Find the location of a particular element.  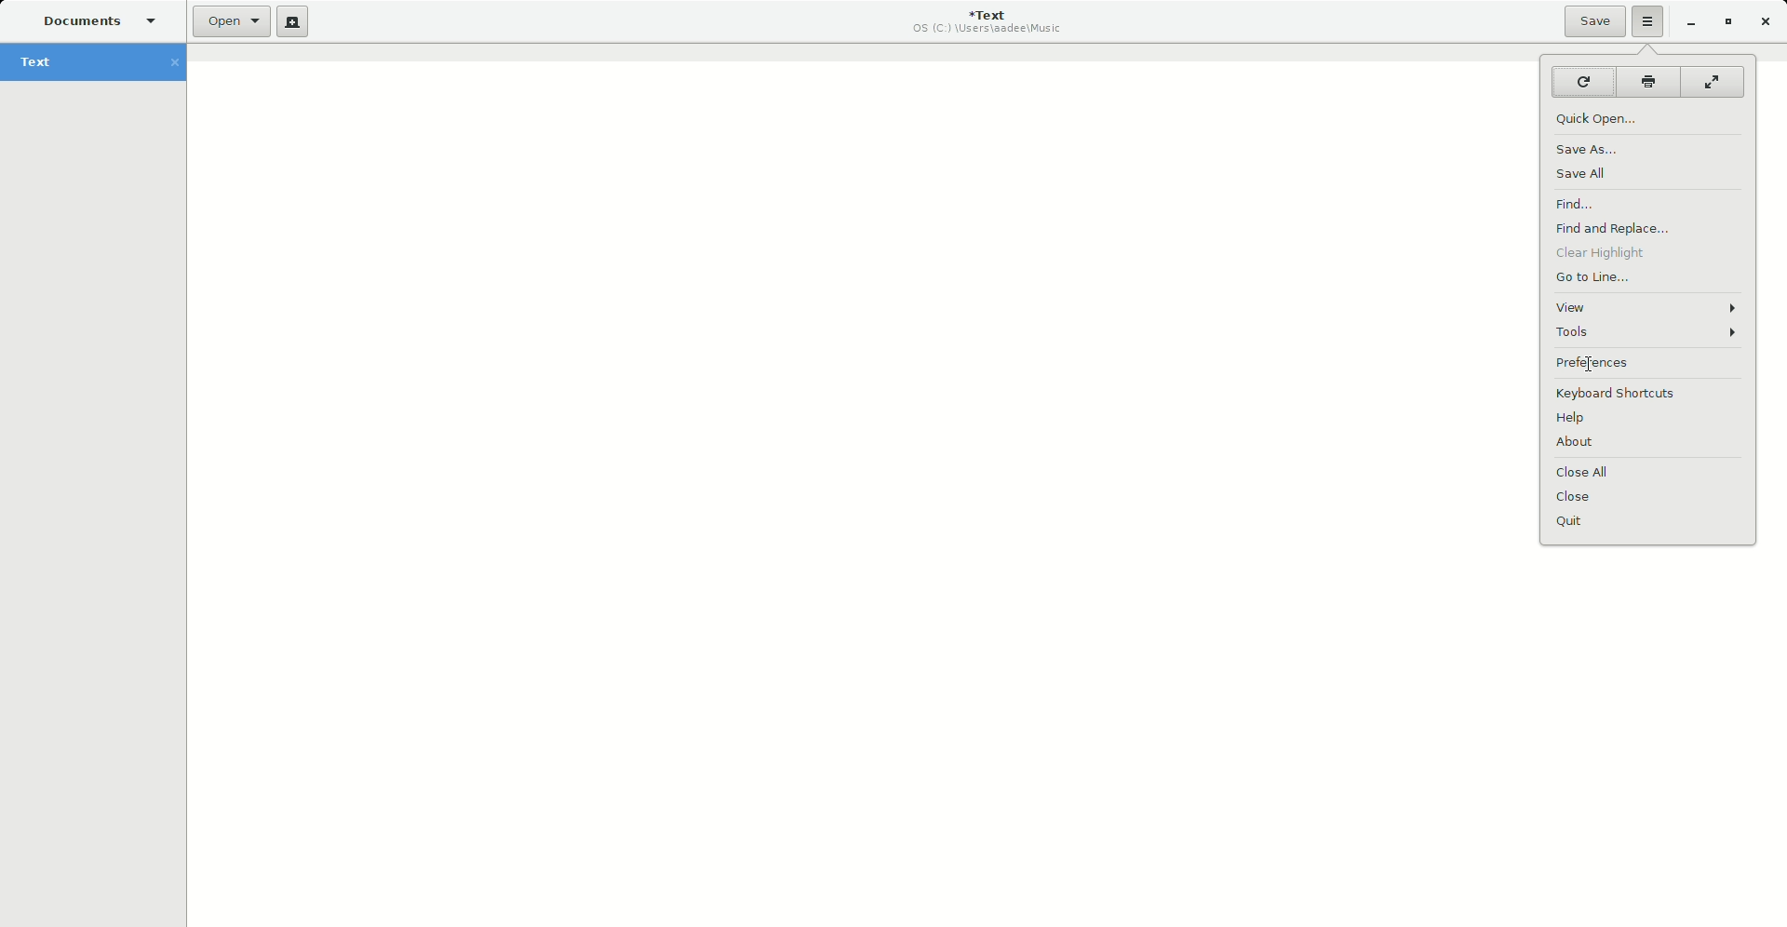

Save is located at coordinates (1594, 21).